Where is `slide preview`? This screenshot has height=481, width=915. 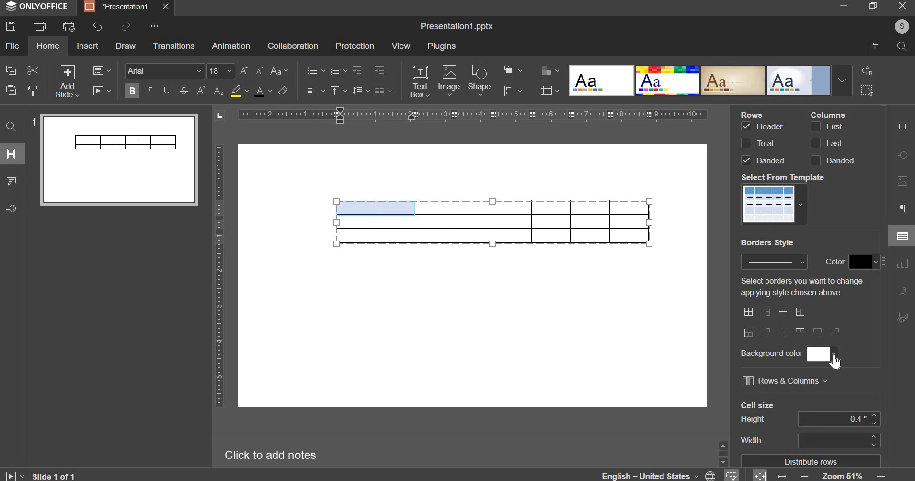 slide preview is located at coordinates (119, 159).